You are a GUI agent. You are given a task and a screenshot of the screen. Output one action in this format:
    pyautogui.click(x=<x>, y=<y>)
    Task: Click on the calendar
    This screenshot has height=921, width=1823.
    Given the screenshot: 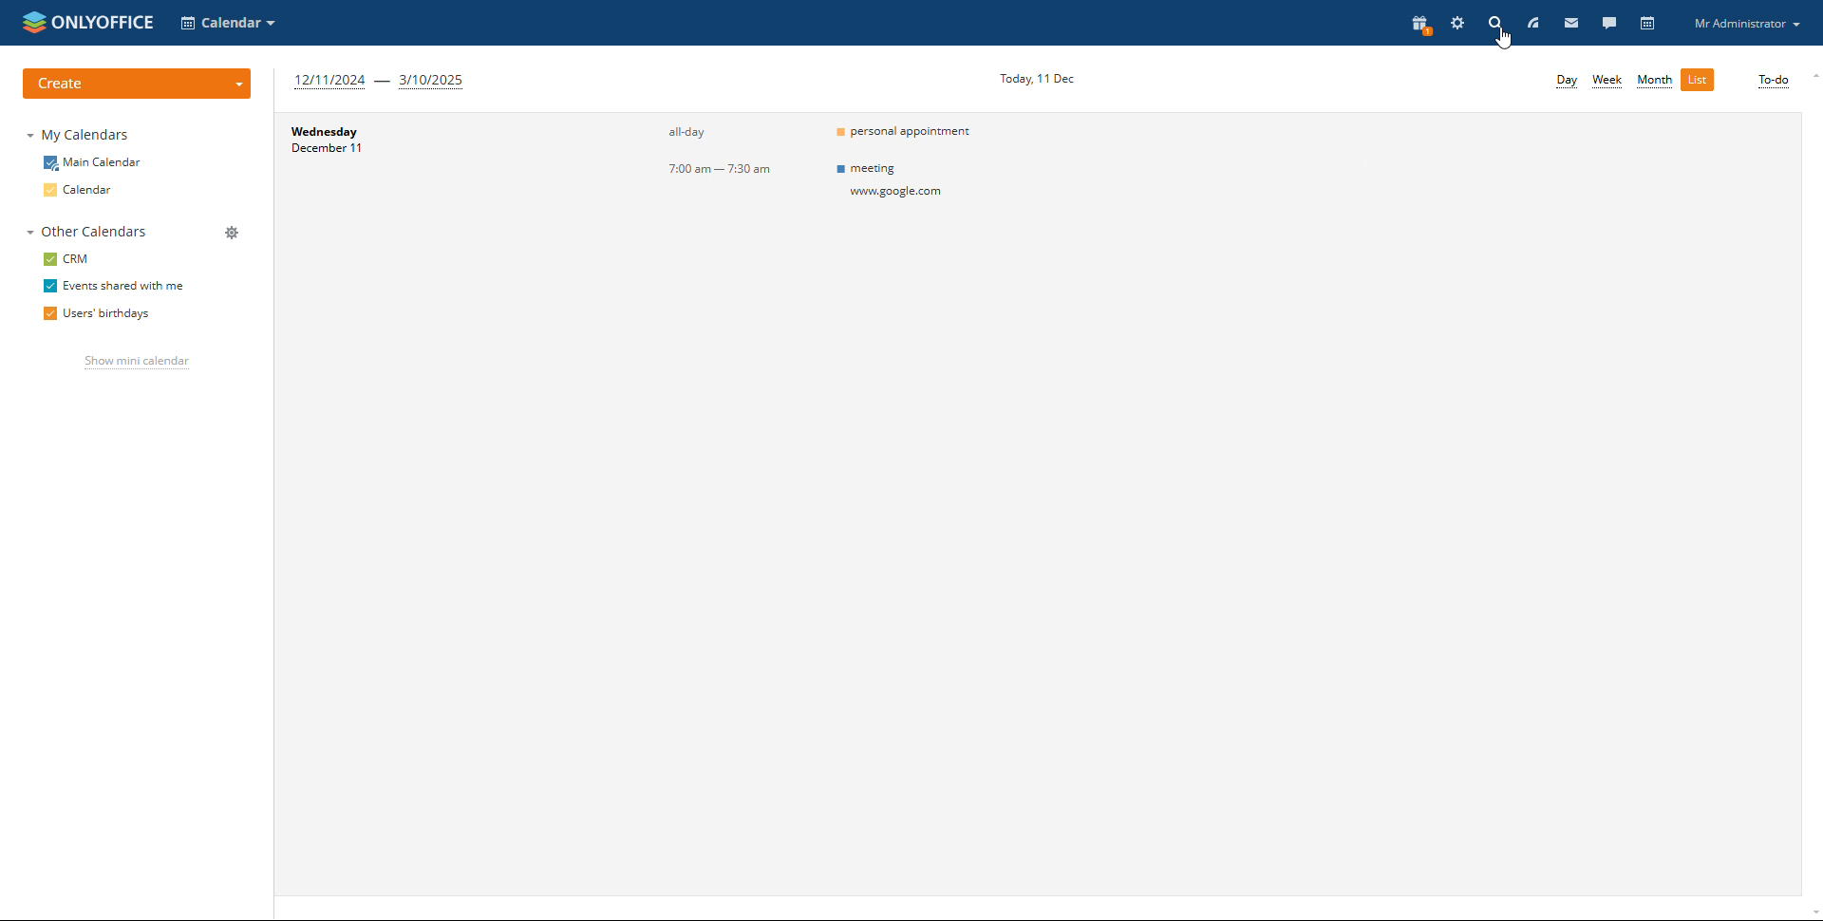 What is the action you would take?
    pyautogui.click(x=1647, y=24)
    